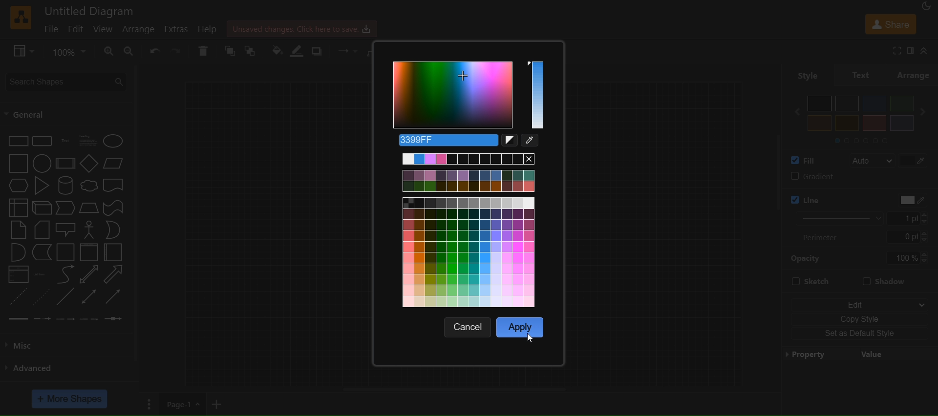 Image resolution: width=938 pixels, height=416 pixels. I want to click on card, so click(42, 230).